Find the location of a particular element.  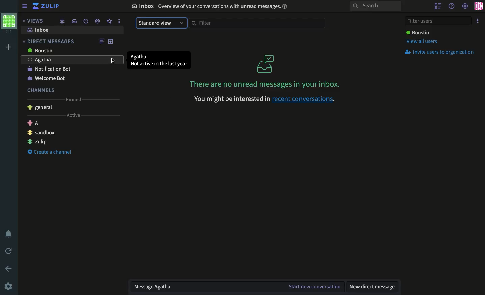

Options is located at coordinates (478, 21).